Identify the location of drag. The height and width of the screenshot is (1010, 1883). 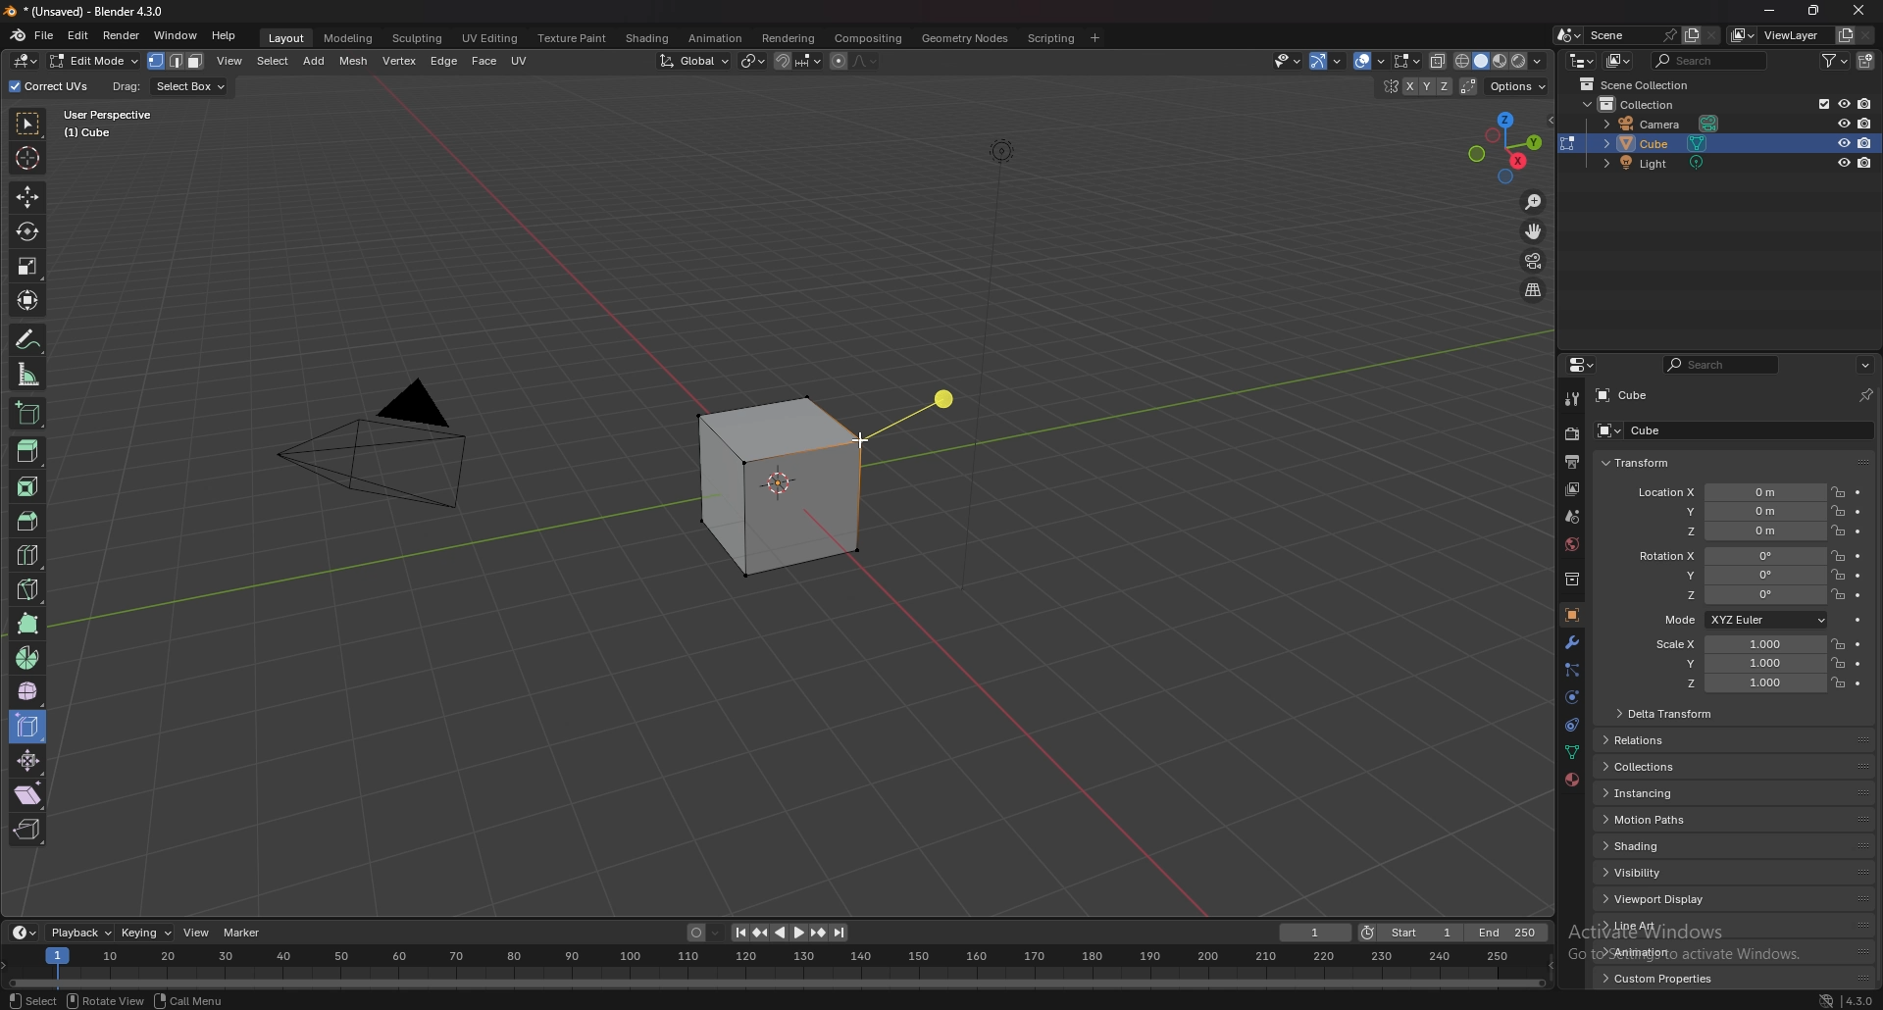
(126, 86).